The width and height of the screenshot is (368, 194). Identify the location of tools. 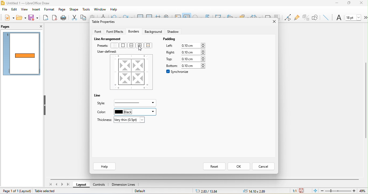
(85, 9).